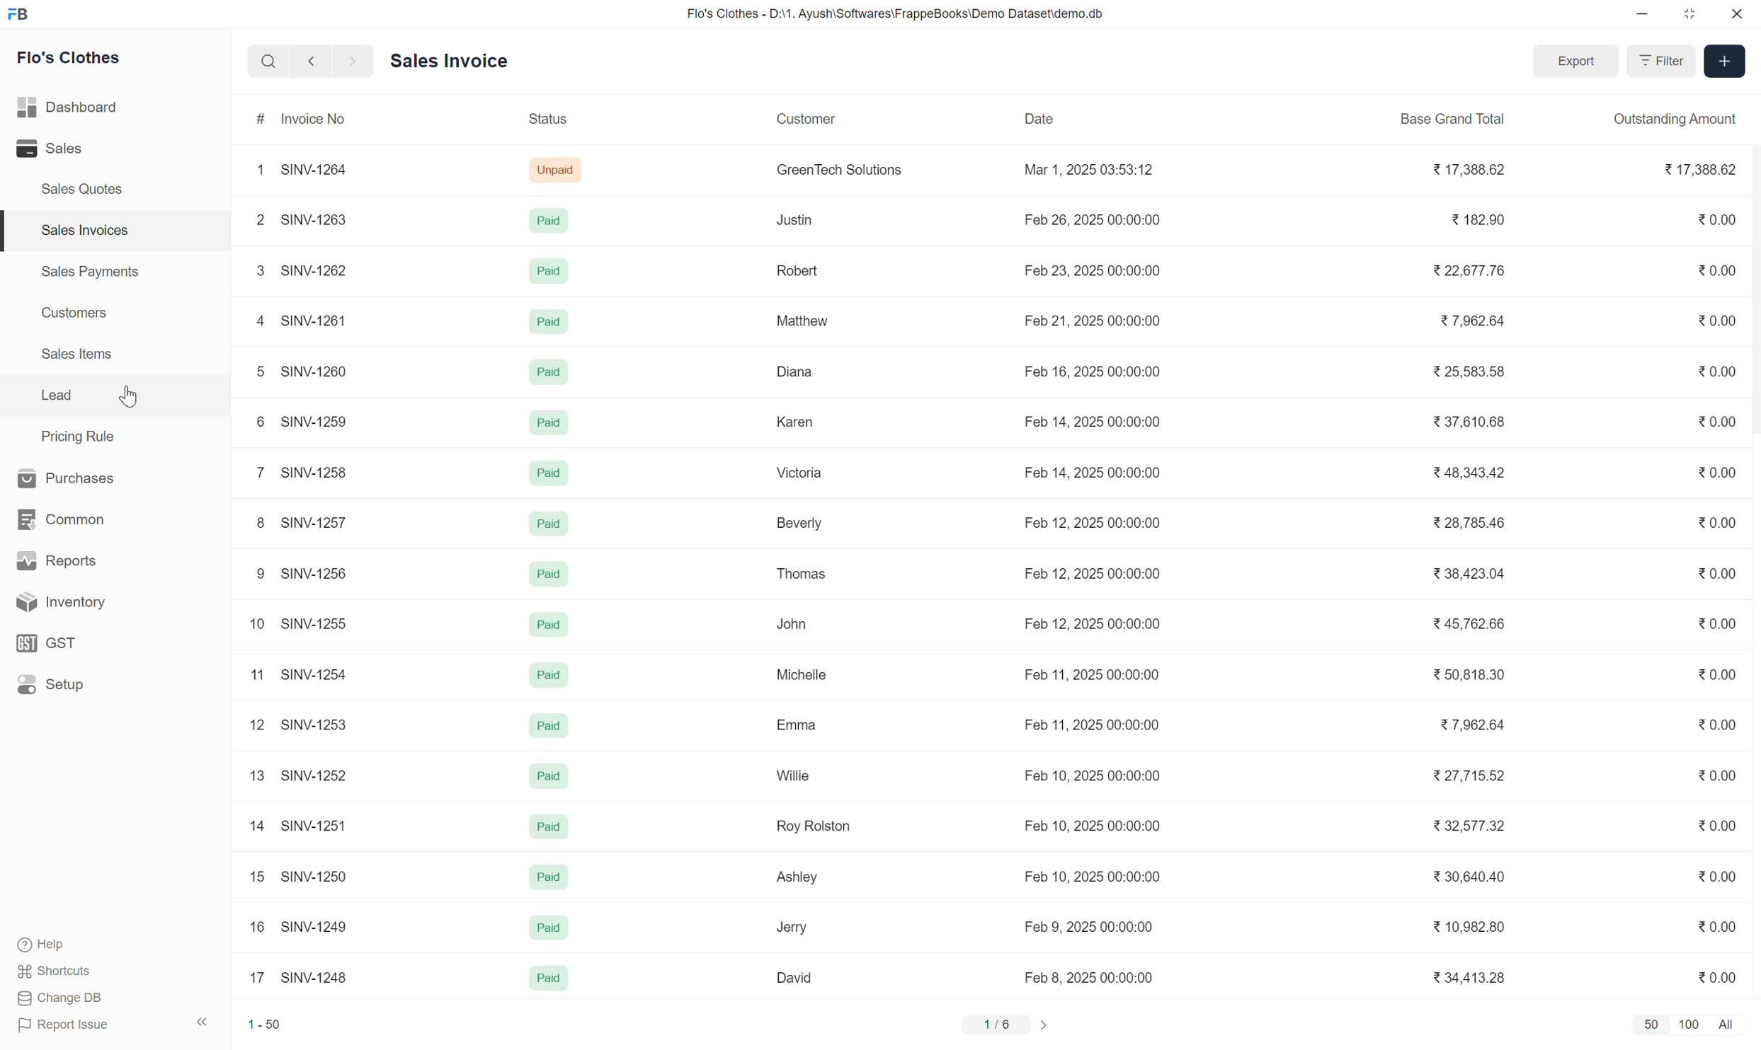 The width and height of the screenshot is (1761, 1050). I want to click on Mar 1. 2025 03:53:12, so click(1088, 168).